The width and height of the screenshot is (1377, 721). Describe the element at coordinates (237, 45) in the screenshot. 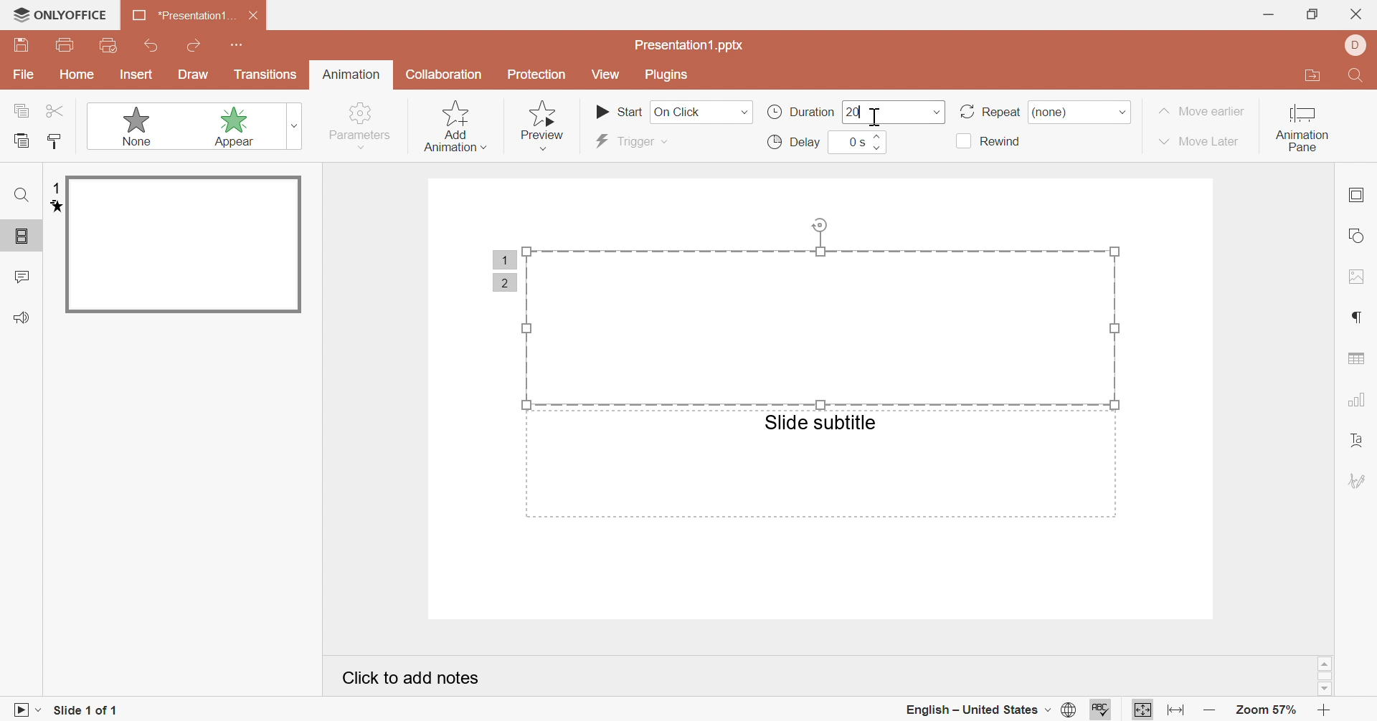

I see `customize quick access toolbar` at that location.